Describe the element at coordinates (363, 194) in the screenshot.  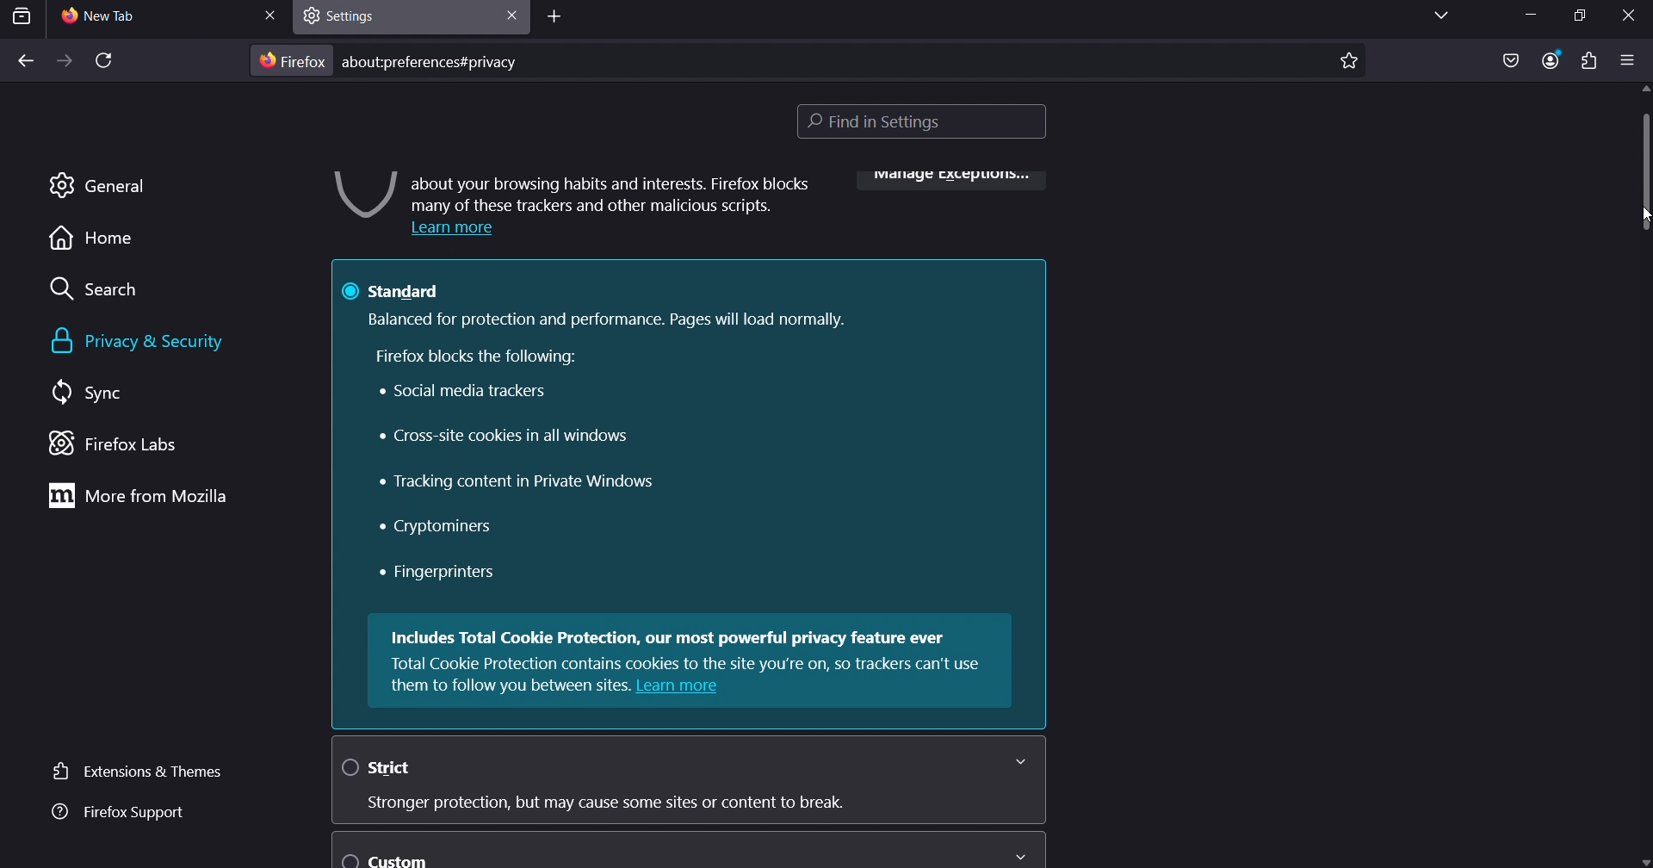
I see `image` at that location.